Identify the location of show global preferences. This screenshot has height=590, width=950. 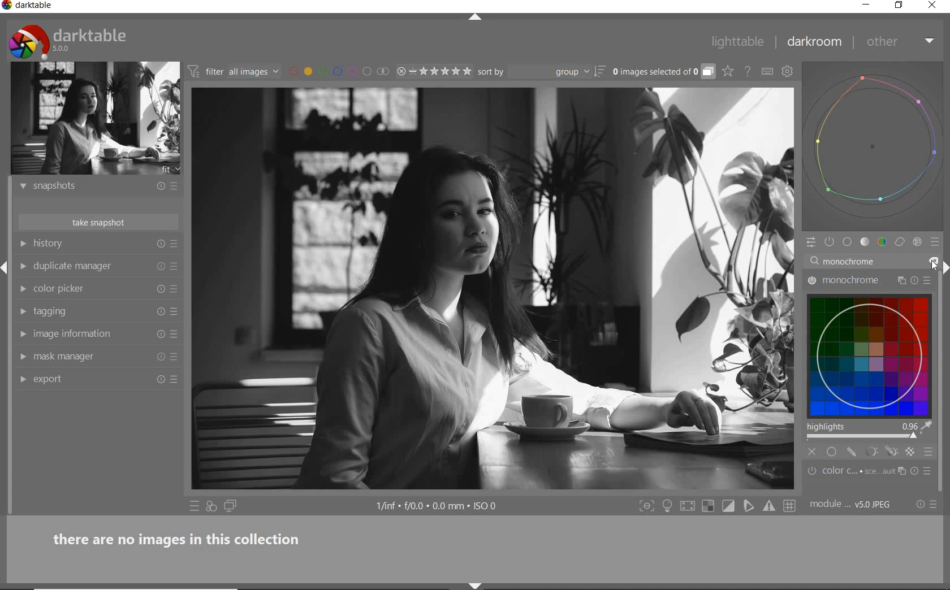
(788, 73).